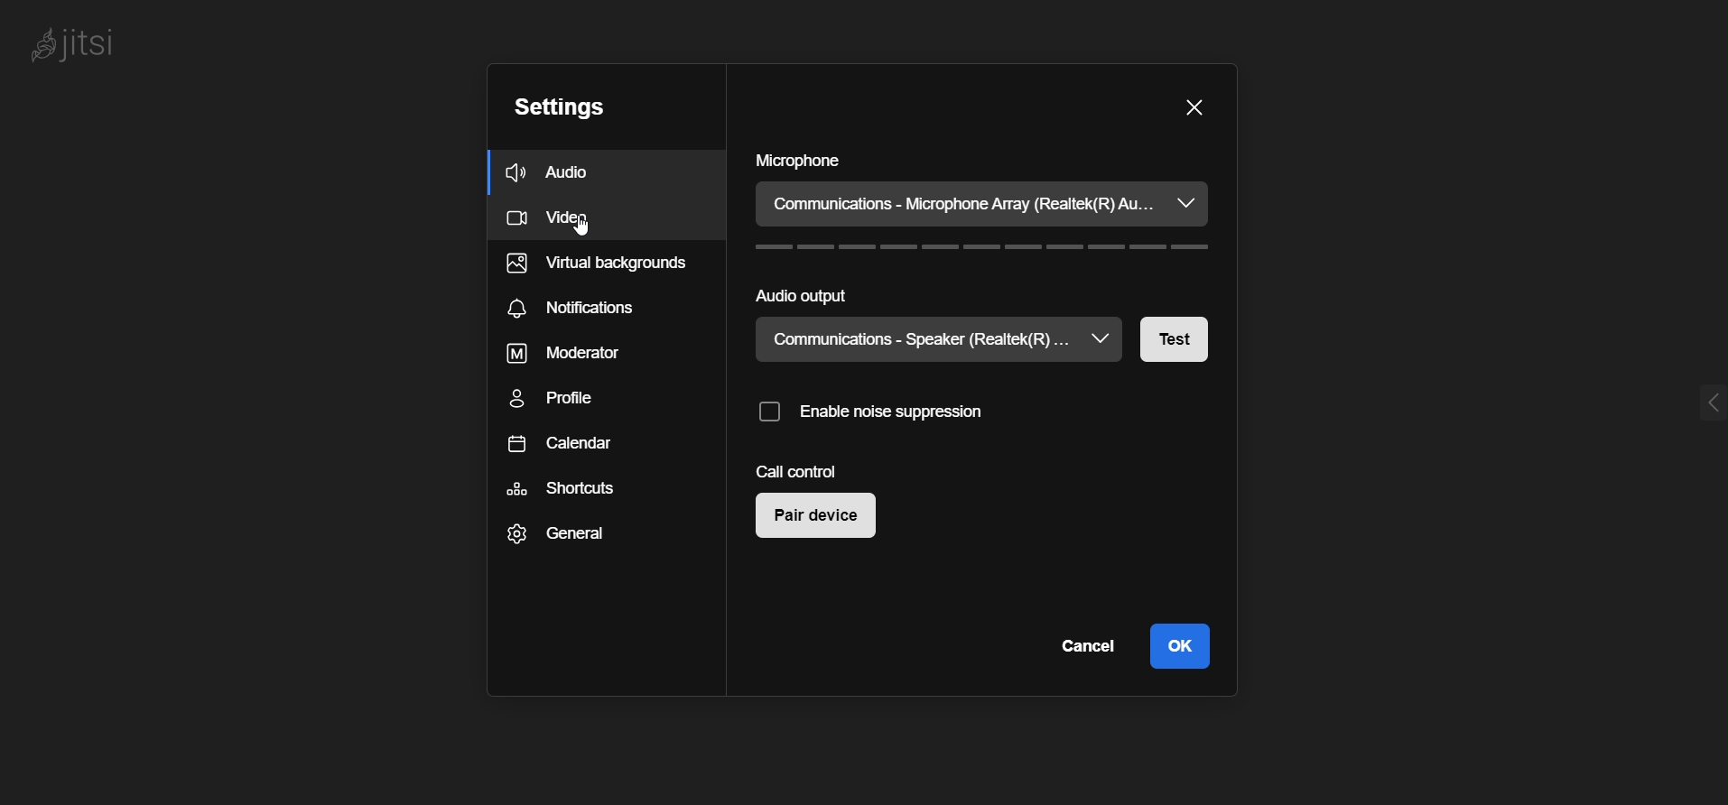 The height and width of the screenshot is (805, 1728). What do you see at coordinates (586, 263) in the screenshot?
I see `virtual backgrounds` at bounding box center [586, 263].